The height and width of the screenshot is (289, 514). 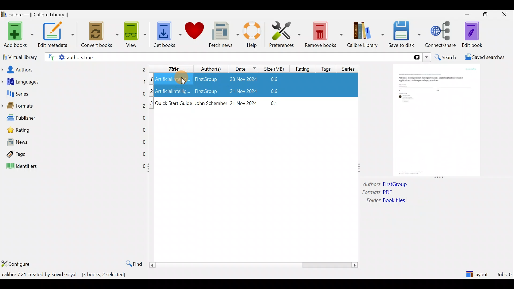 What do you see at coordinates (251, 35) in the screenshot?
I see `Help` at bounding box center [251, 35].